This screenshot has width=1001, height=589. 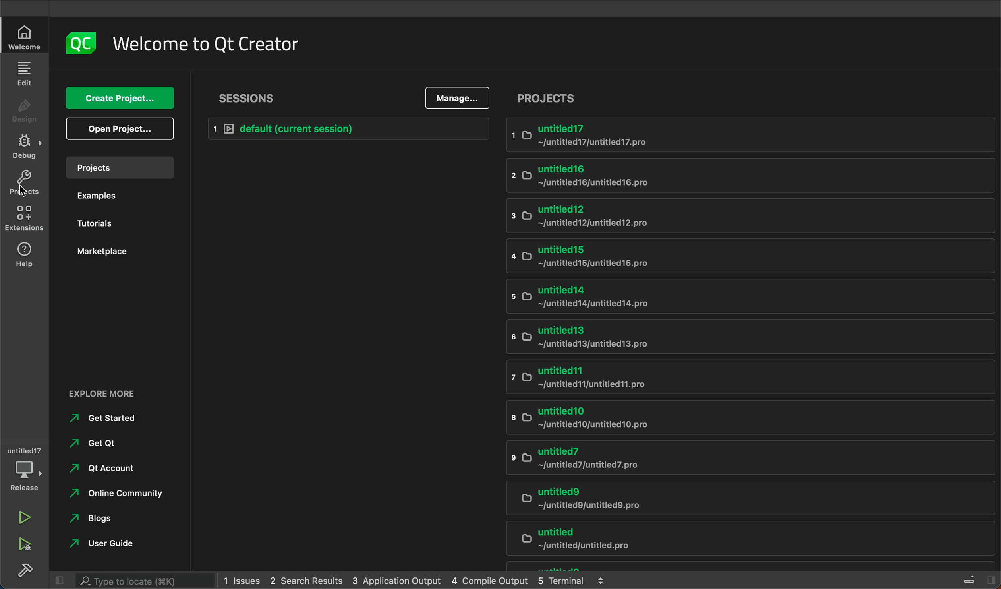 I want to click on untitled16, so click(x=741, y=175).